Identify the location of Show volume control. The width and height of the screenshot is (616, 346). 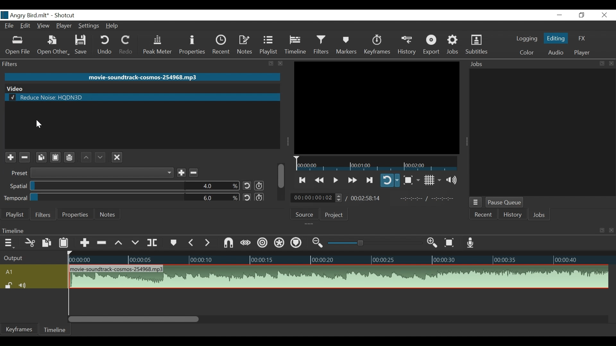
(453, 181).